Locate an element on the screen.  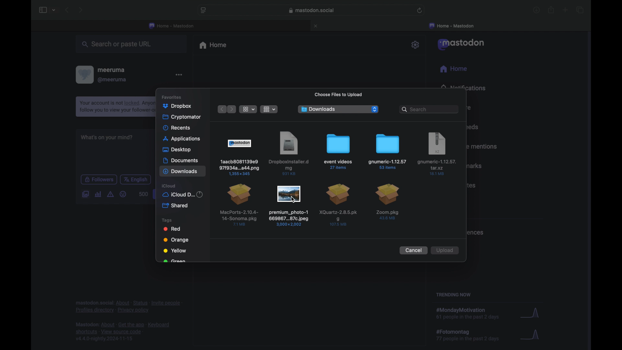
documents is located at coordinates (181, 160).